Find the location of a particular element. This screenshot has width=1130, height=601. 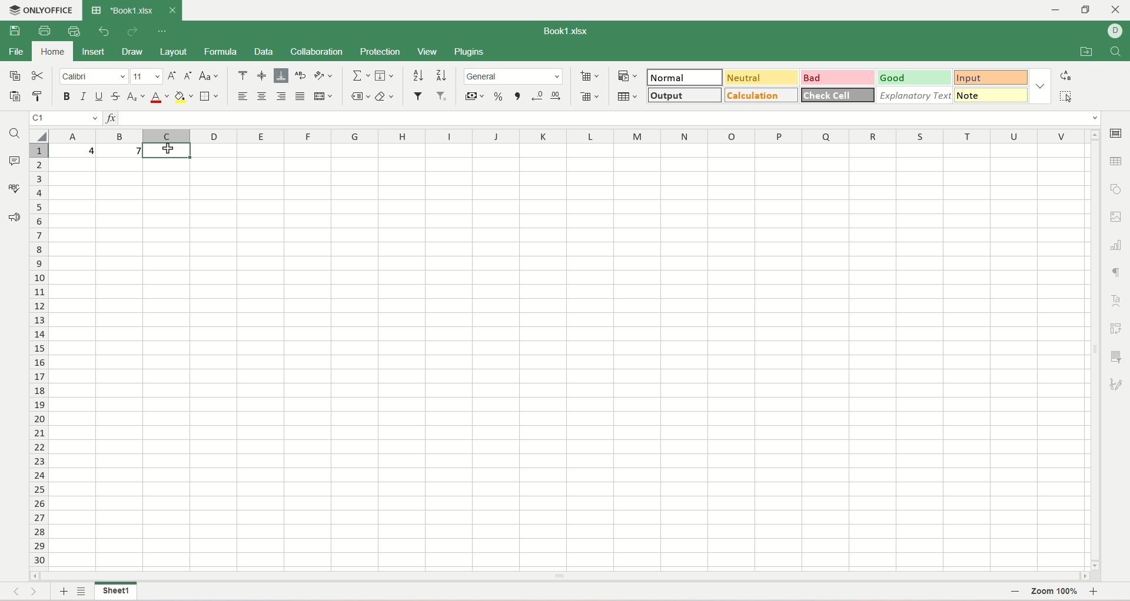

insert is located at coordinates (95, 52).